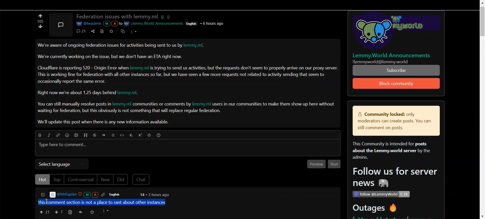  Describe the element at coordinates (105, 180) in the screenshot. I see `New` at that location.